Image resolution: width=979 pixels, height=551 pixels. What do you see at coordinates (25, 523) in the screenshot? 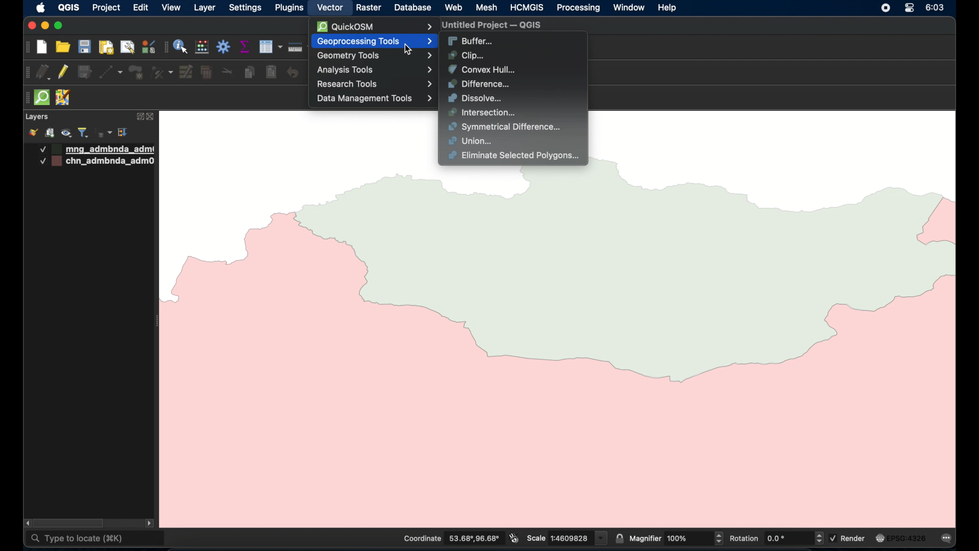
I see `scroll left arrow` at bounding box center [25, 523].